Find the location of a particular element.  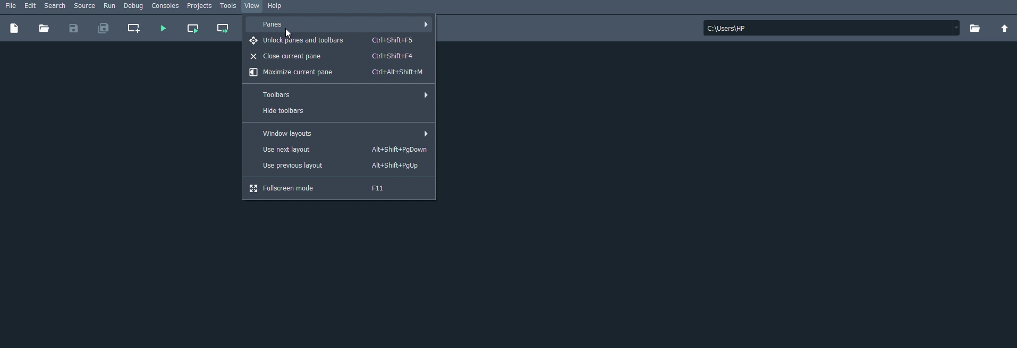

Unlock panes and toolbars is located at coordinates (333, 40).